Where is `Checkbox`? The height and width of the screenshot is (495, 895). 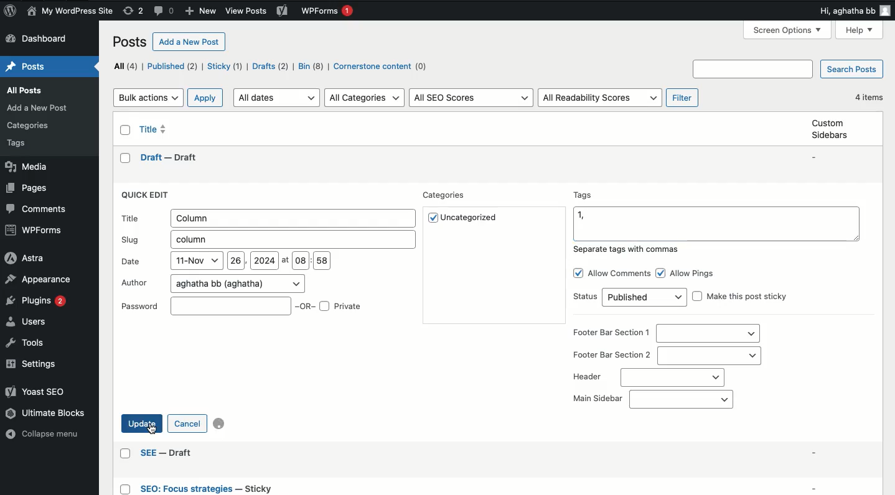 Checkbox is located at coordinates (124, 129).